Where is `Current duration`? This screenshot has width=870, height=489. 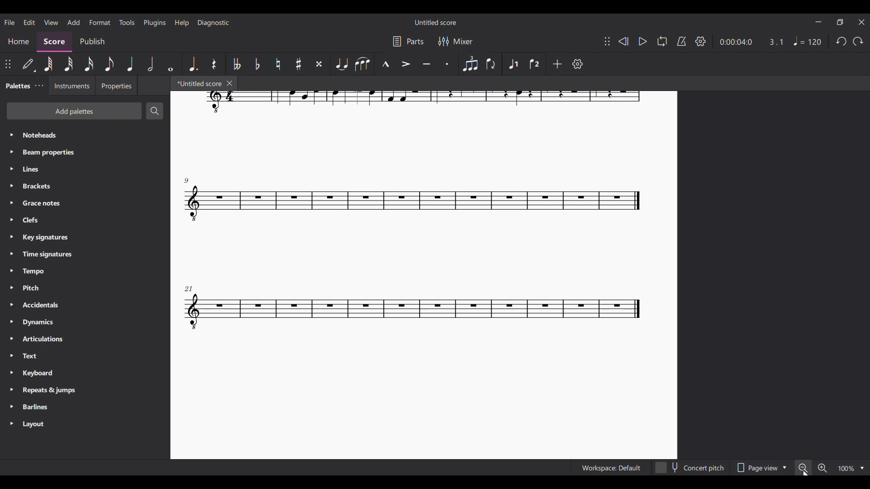
Current duration is located at coordinates (735, 42).